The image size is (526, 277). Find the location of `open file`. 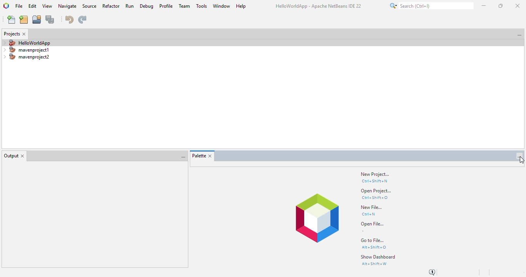

open file is located at coordinates (373, 224).